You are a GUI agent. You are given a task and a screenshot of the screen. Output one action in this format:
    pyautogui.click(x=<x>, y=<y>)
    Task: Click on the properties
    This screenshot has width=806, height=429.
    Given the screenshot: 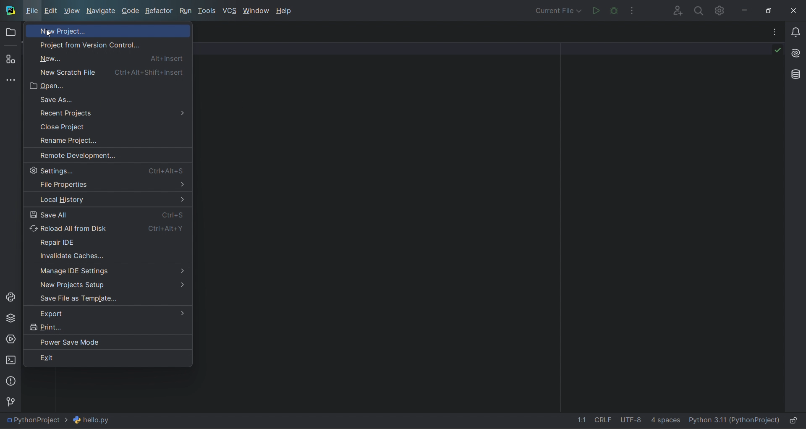 What is the action you would take?
    pyautogui.click(x=109, y=186)
    